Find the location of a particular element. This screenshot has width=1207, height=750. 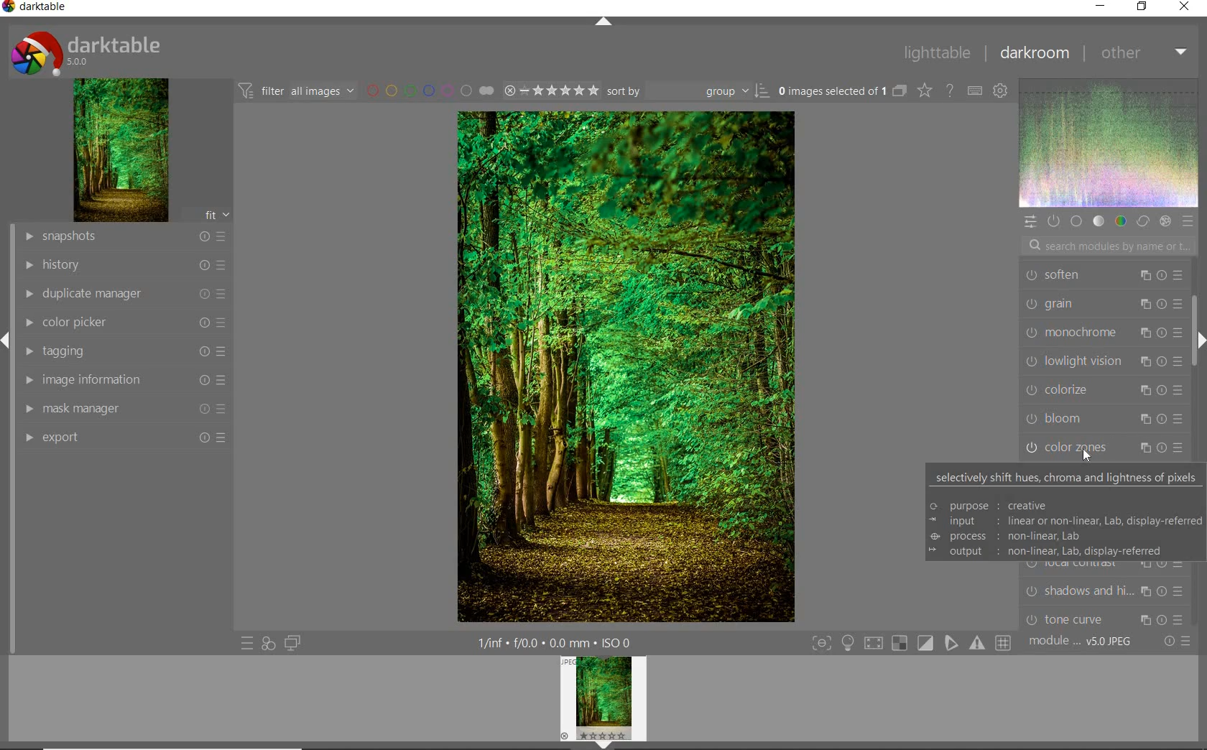

IMAGE is located at coordinates (119, 149).